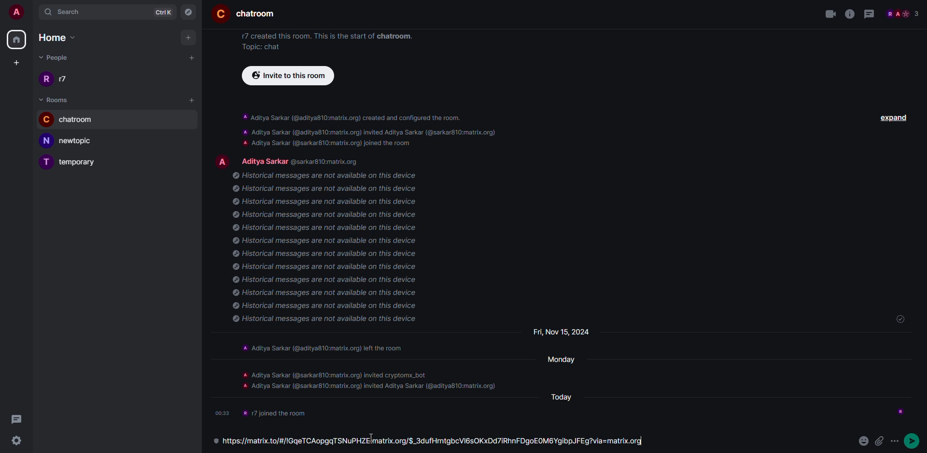 This screenshot has width=927, height=453. Describe the element at coordinates (561, 359) in the screenshot. I see `day` at that location.